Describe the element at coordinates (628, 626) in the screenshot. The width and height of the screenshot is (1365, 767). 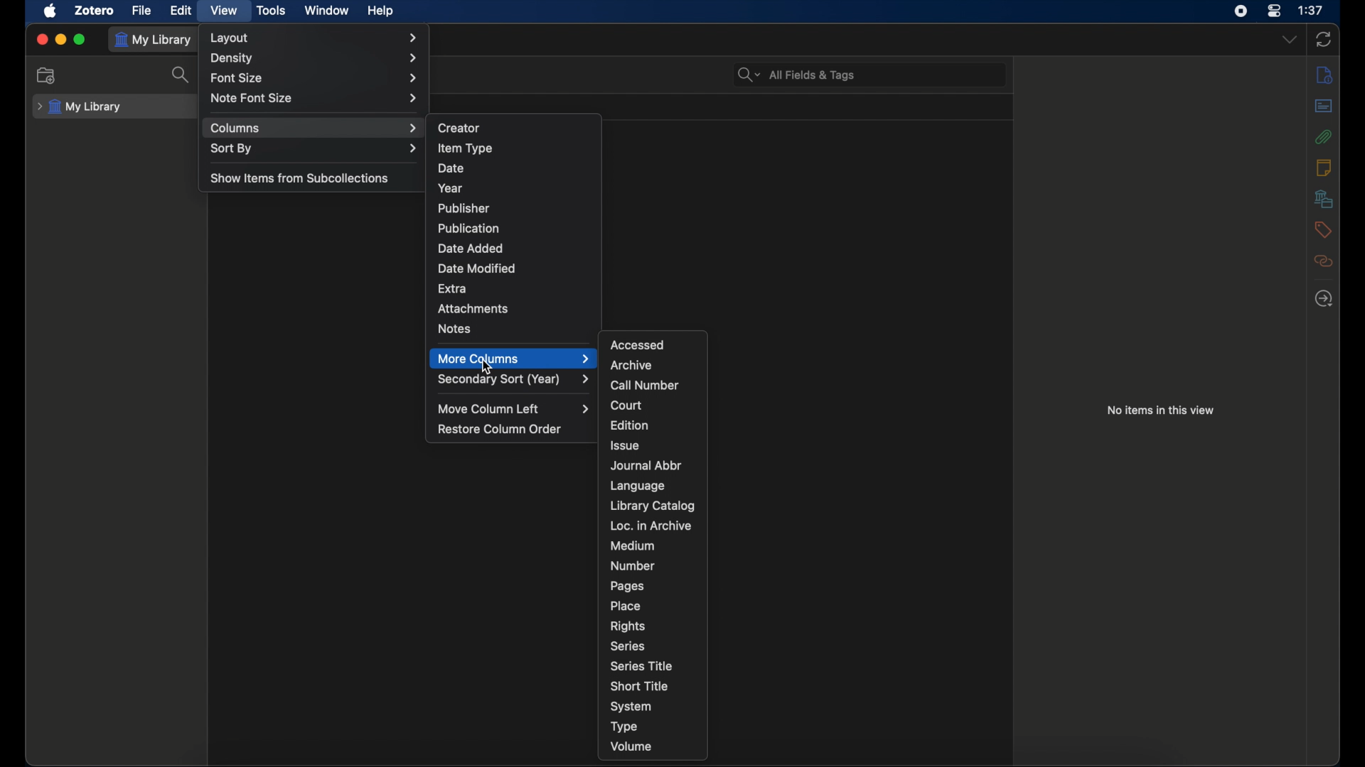
I see `rights` at that location.